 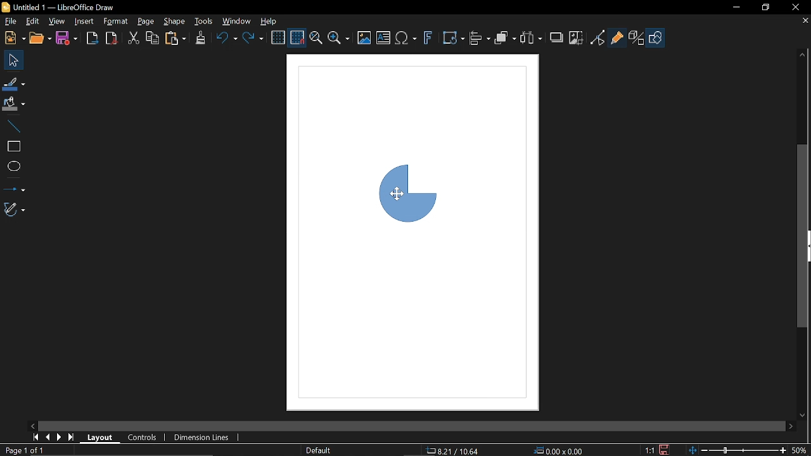 What do you see at coordinates (15, 210) in the screenshot?
I see `Curves and polygons` at bounding box center [15, 210].